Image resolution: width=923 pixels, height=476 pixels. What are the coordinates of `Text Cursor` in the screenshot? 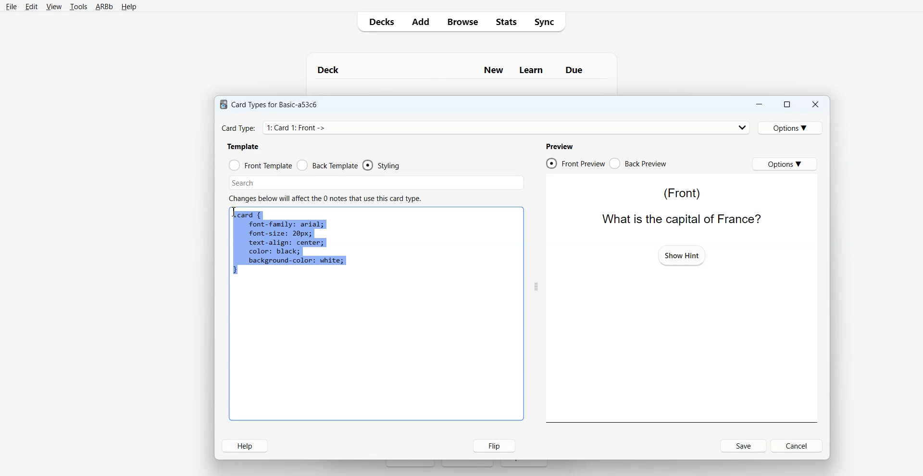 It's located at (236, 213).